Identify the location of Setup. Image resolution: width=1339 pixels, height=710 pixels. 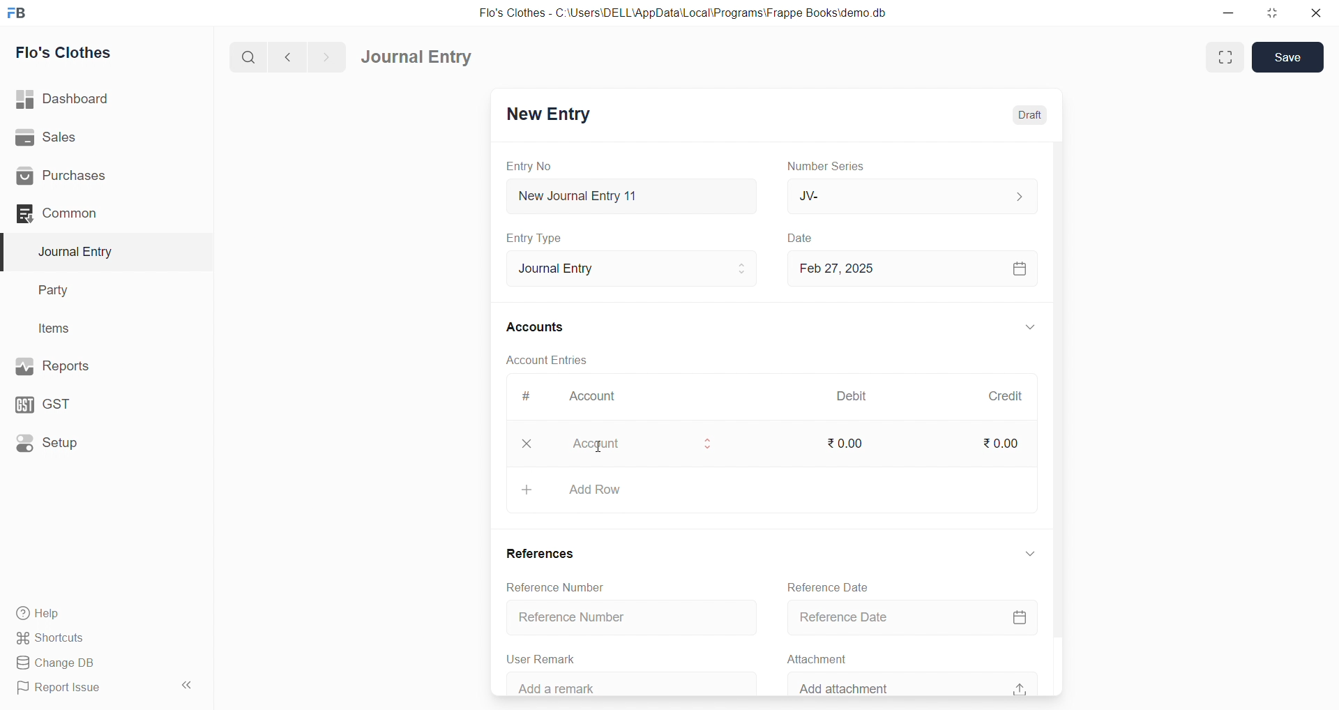
(80, 445).